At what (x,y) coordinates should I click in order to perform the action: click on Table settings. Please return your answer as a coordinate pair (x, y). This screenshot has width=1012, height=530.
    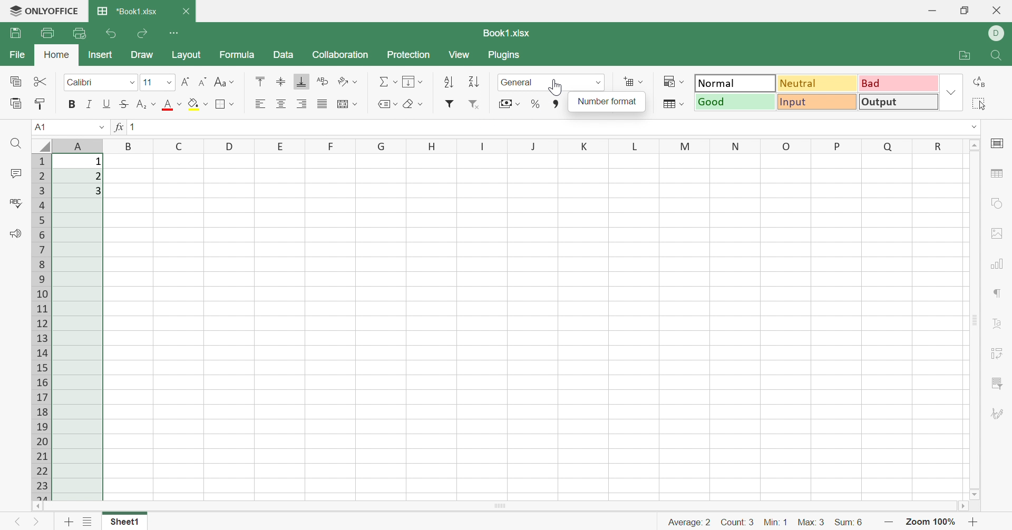
    Looking at the image, I should click on (999, 174).